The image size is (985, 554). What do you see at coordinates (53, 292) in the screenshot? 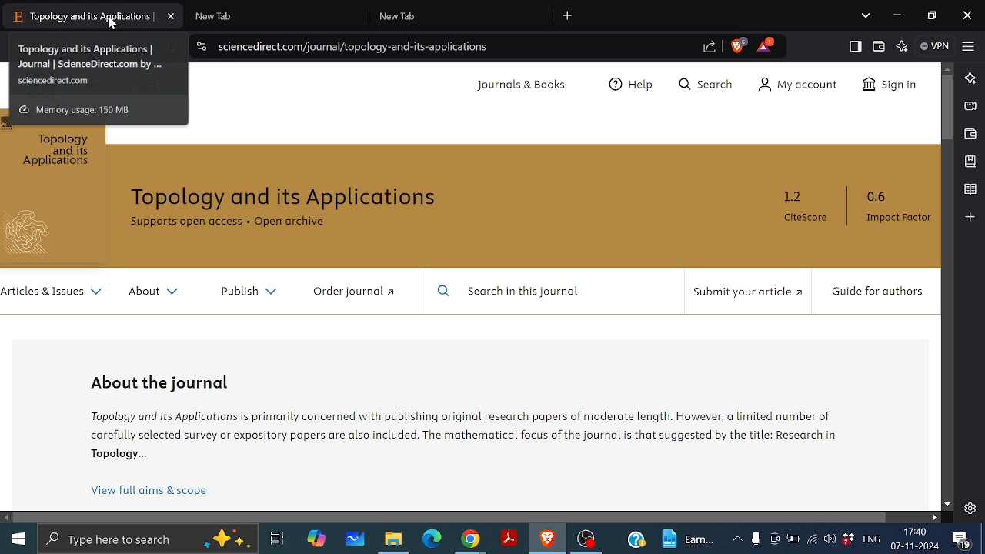
I see `Articles & Issues` at bounding box center [53, 292].